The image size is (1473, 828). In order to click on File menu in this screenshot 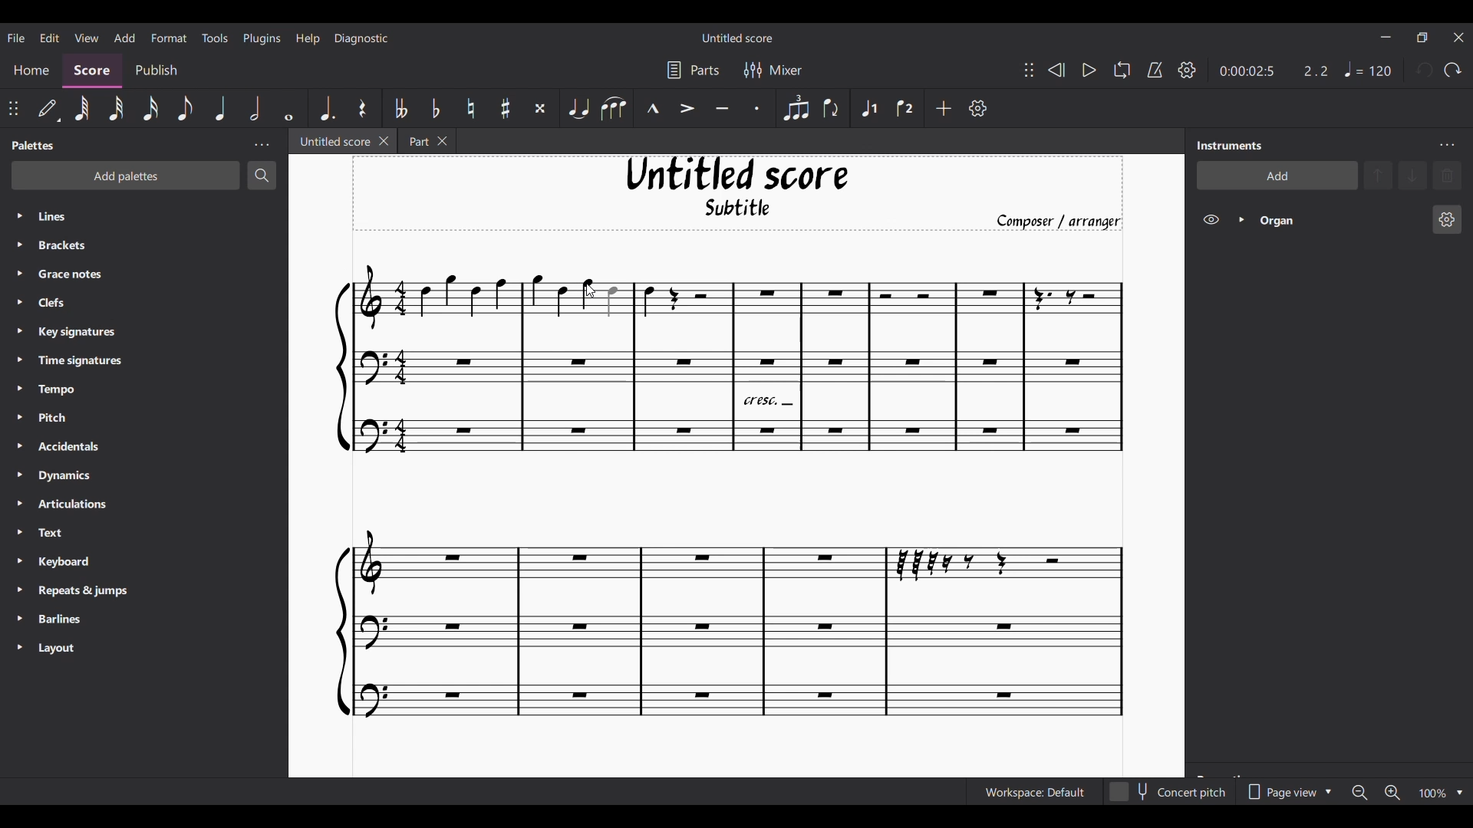, I will do `click(16, 38)`.